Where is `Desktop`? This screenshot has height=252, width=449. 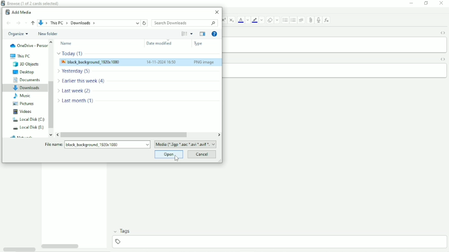 Desktop is located at coordinates (25, 72).